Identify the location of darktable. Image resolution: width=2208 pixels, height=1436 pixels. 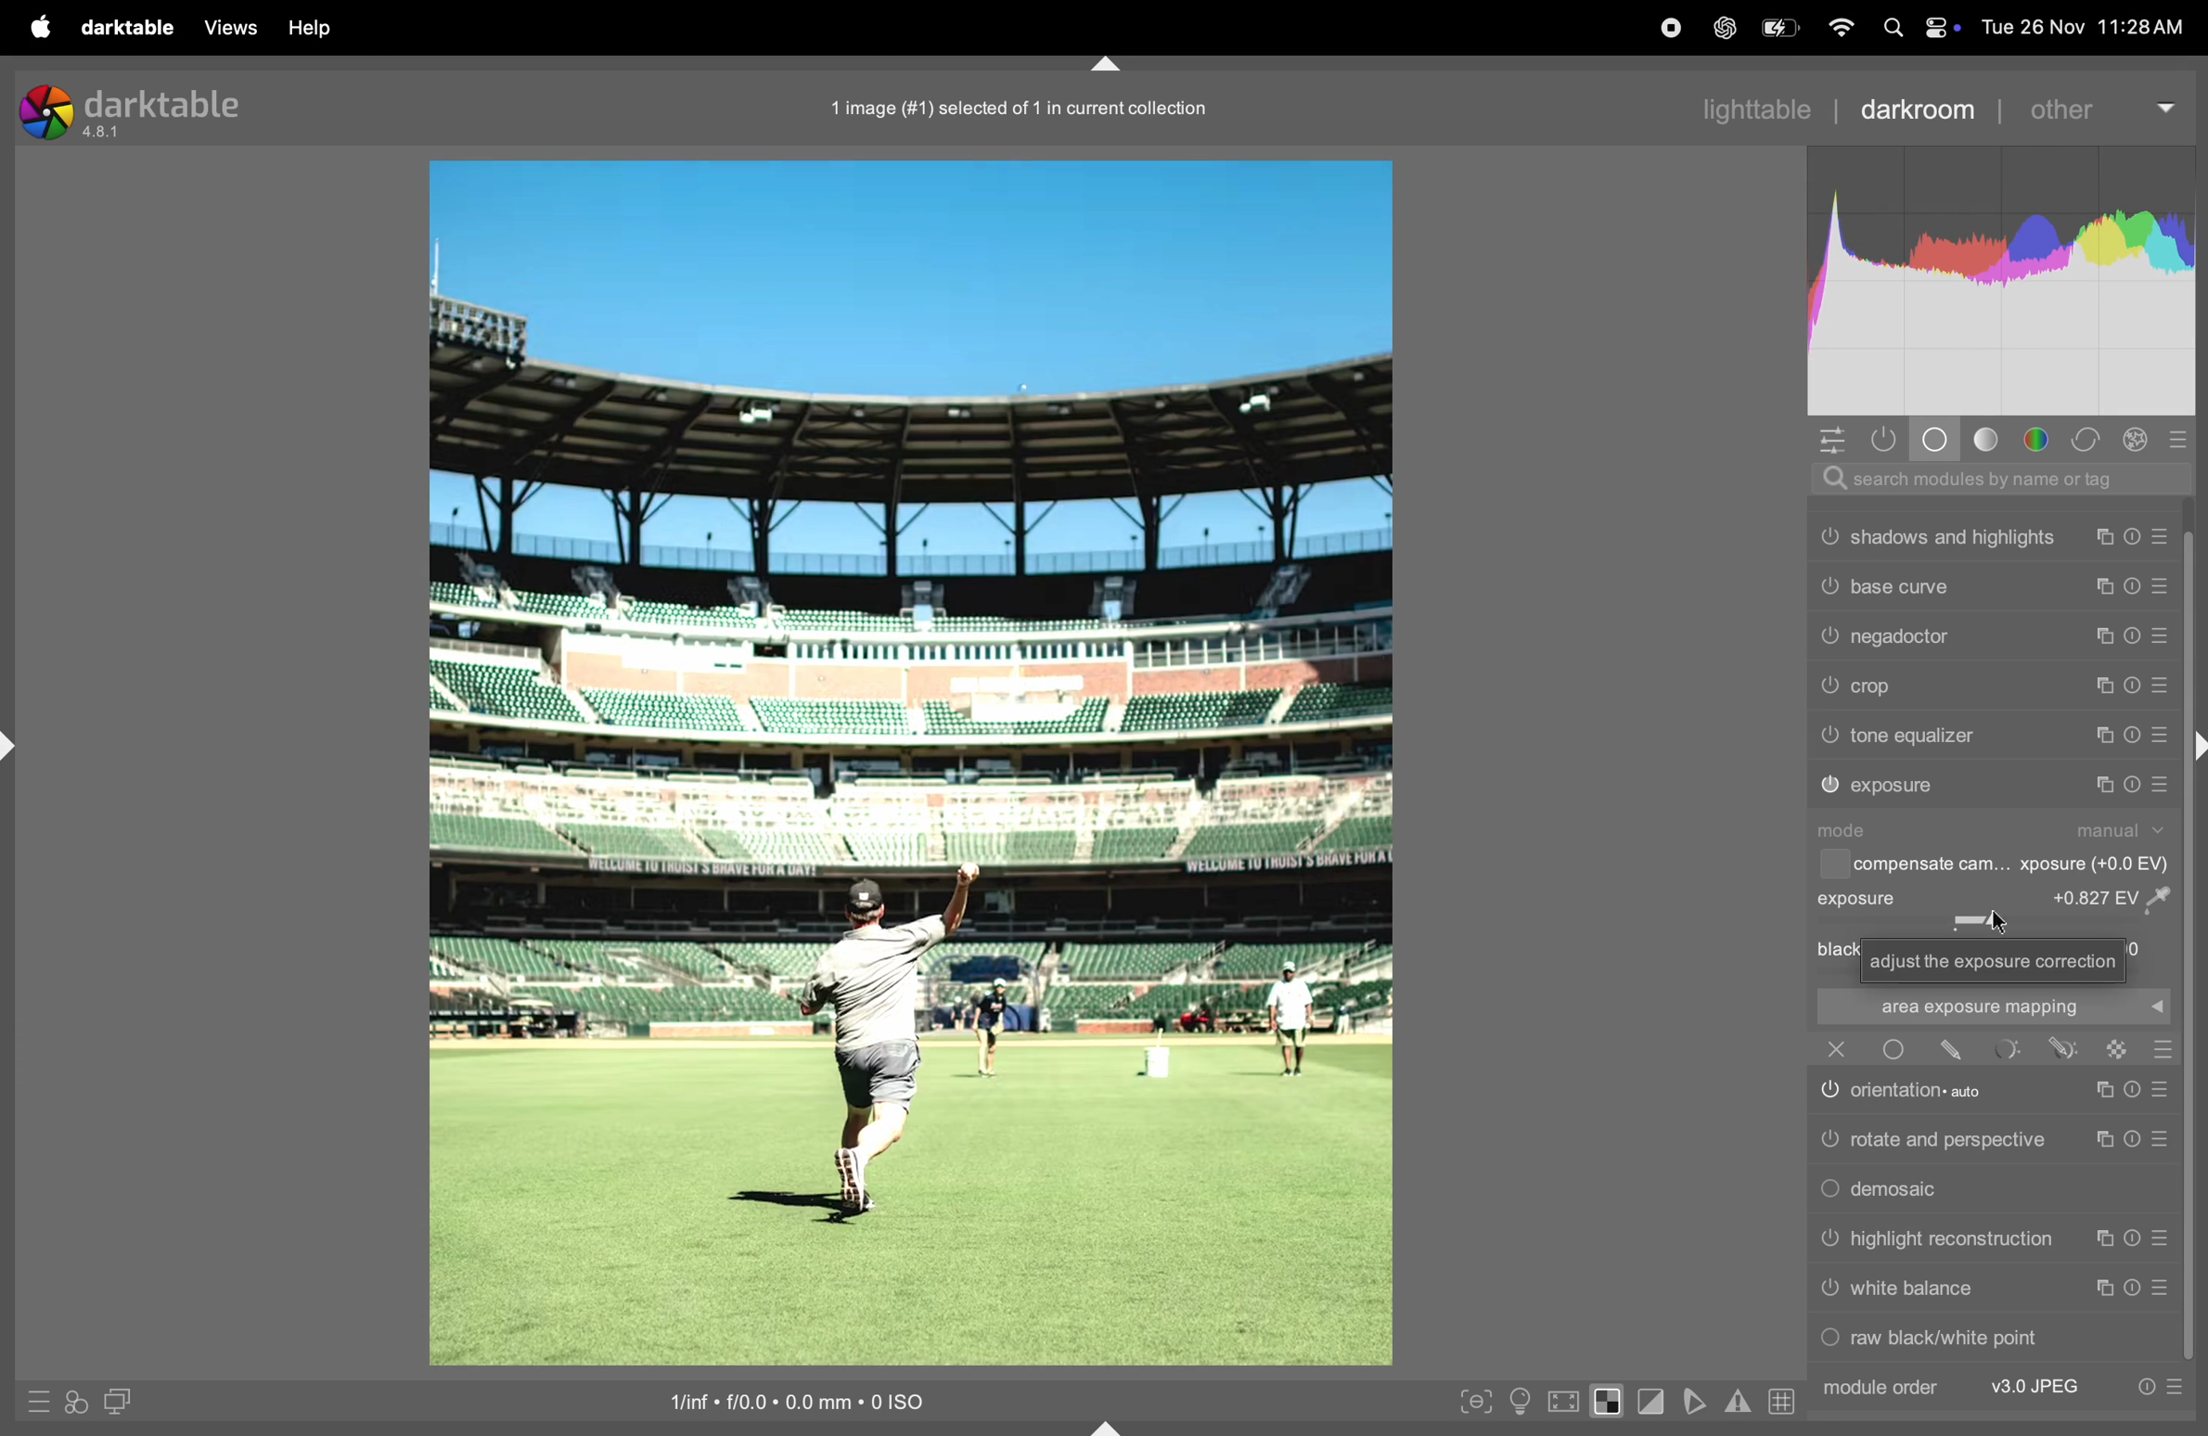
(165, 103).